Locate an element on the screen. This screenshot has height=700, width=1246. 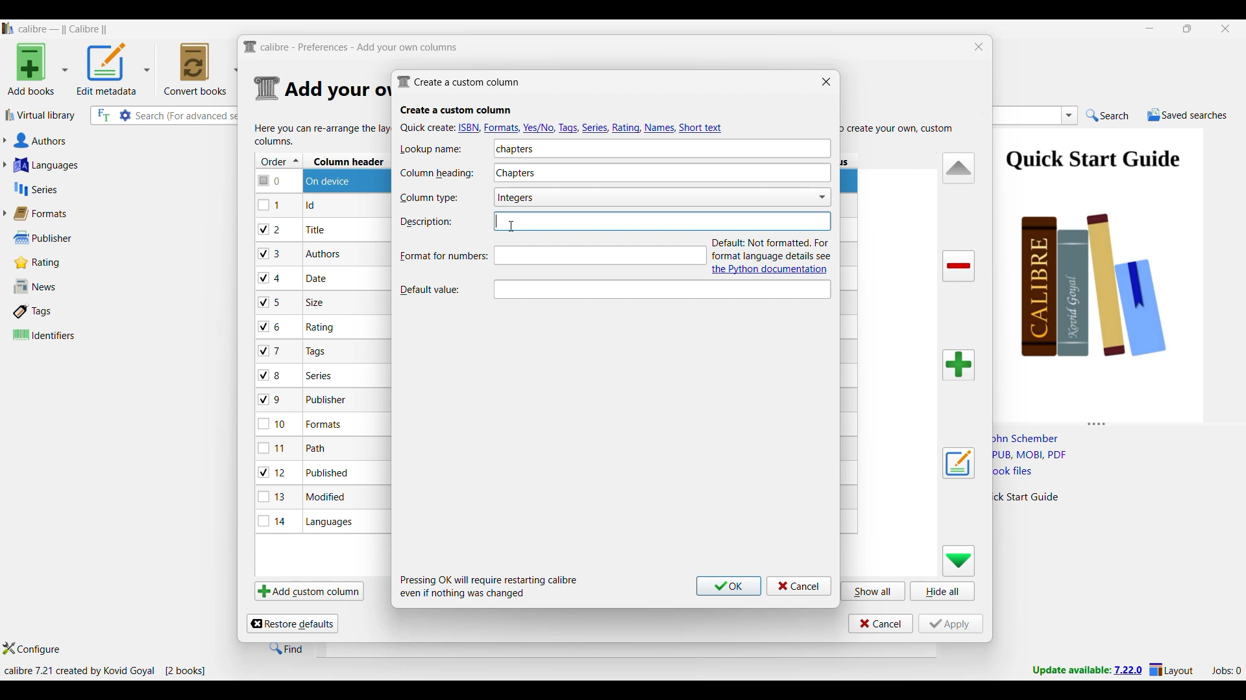
Order column, current sorting is located at coordinates (279, 161).